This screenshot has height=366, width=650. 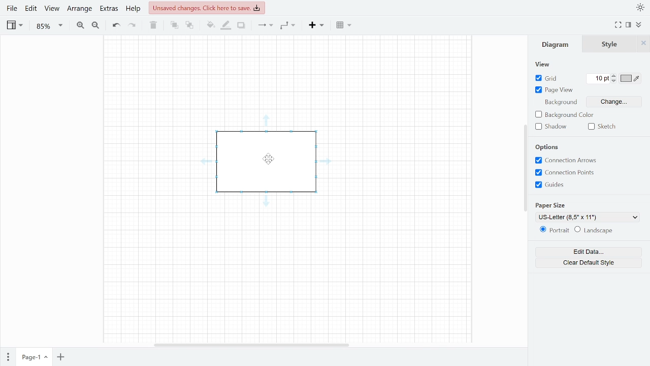 What do you see at coordinates (52, 10) in the screenshot?
I see `View` at bounding box center [52, 10].